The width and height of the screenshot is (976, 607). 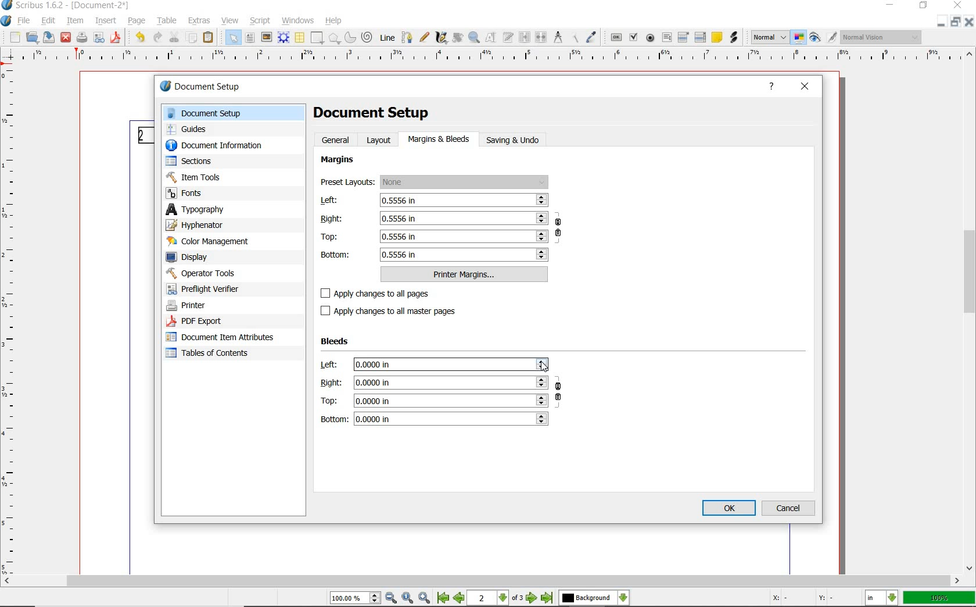 I want to click on Edit in Preview Mode, so click(x=831, y=39).